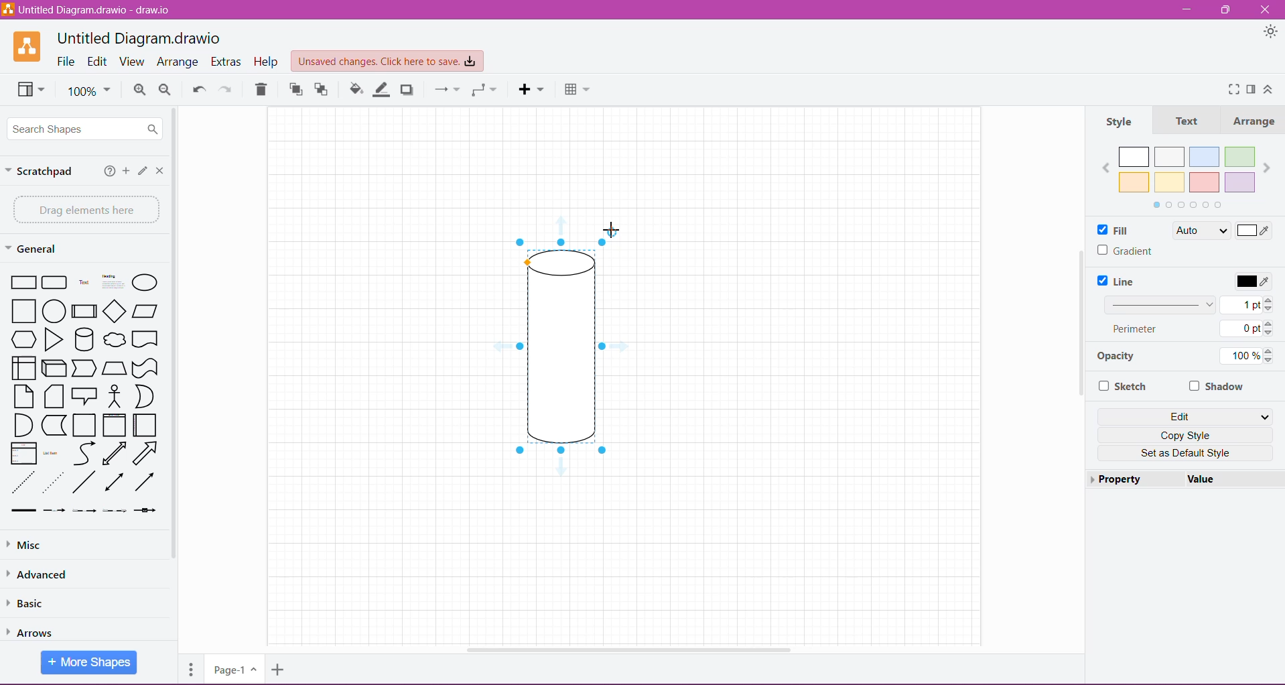 The height and width of the screenshot is (685, 1285). What do you see at coordinates (42, 574) in the screenshot?
I see `Advanced` at bounding box center [42, 574].